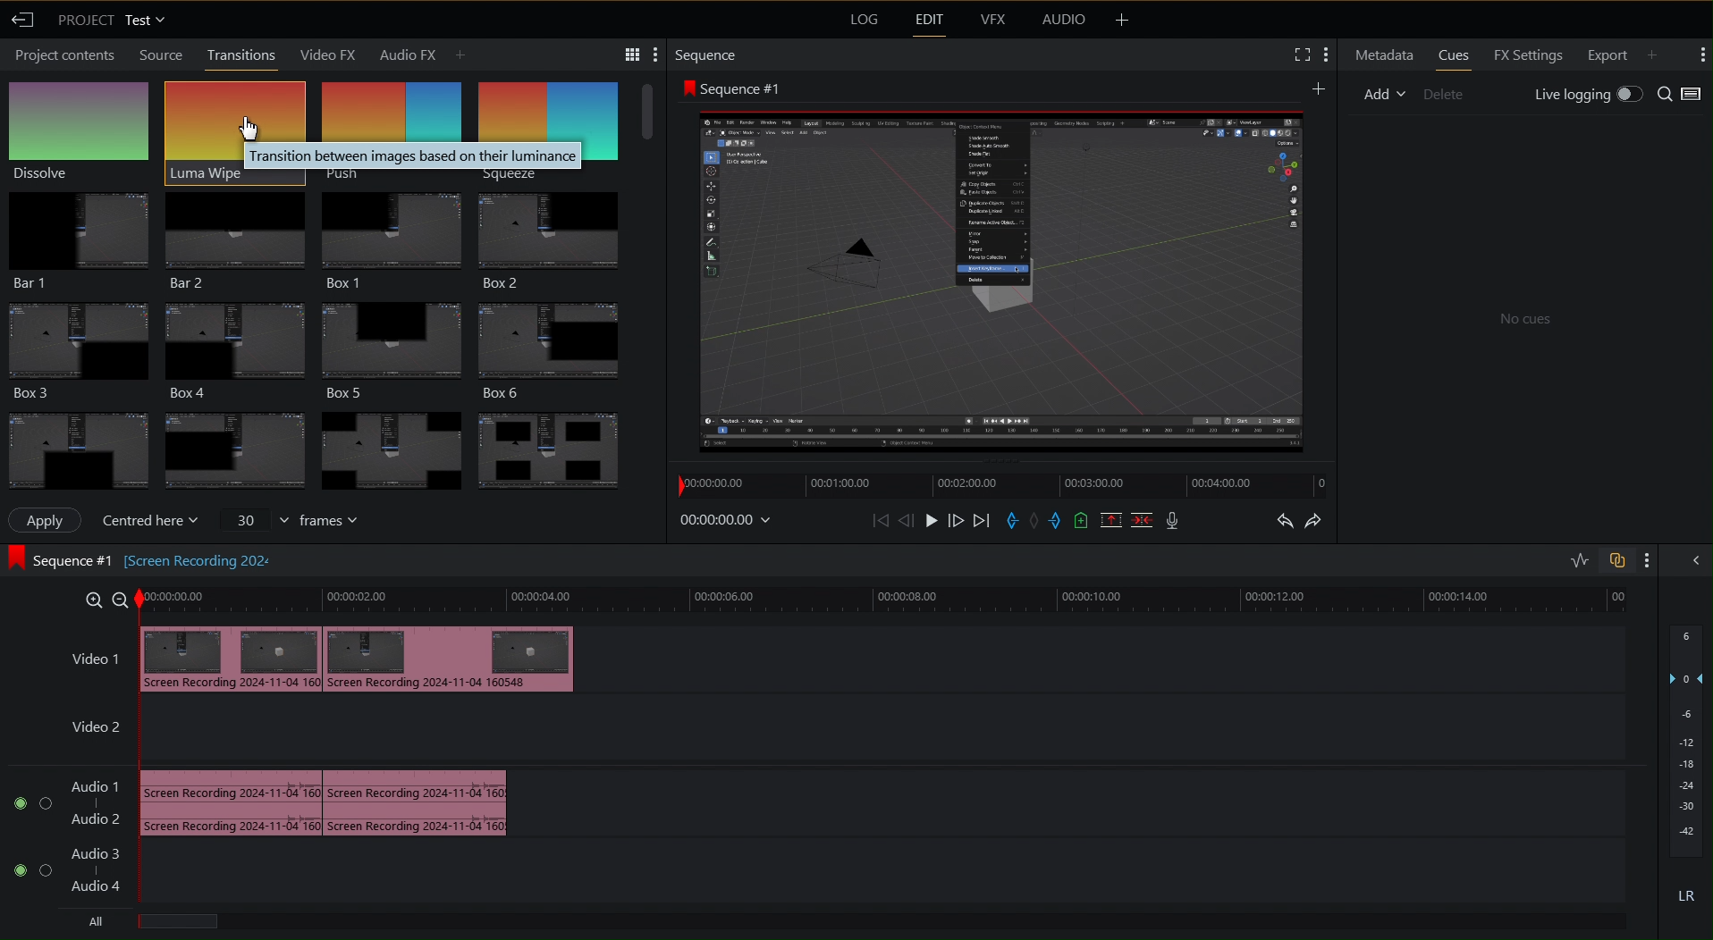  Describe the element at coordinates (1695, 562) in the screenshot. I see `Collapse` at that location.